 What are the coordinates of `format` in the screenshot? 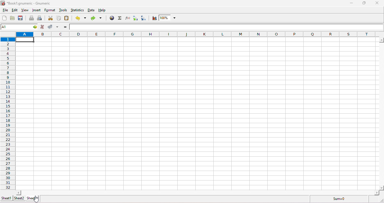 It's located at (50, 10).